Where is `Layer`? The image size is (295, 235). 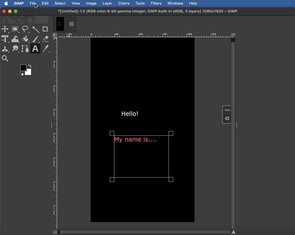 Layer is located at coordinates (108, 3).